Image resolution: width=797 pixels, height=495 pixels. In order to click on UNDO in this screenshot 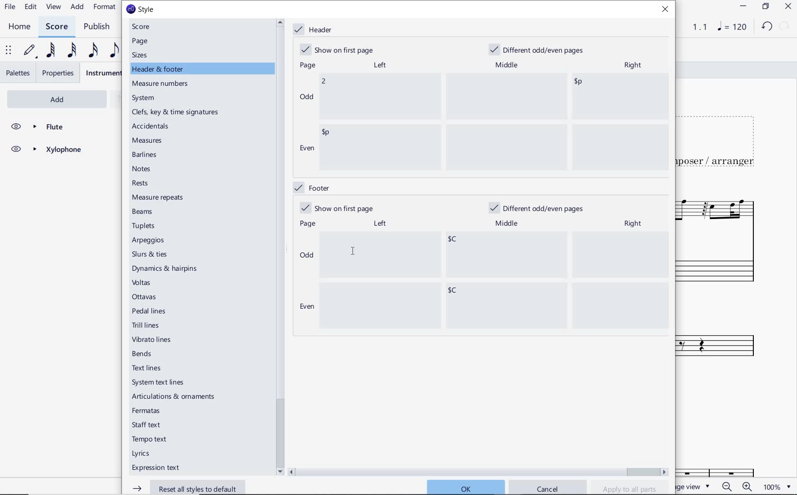, I will do `click(766, 27)`.